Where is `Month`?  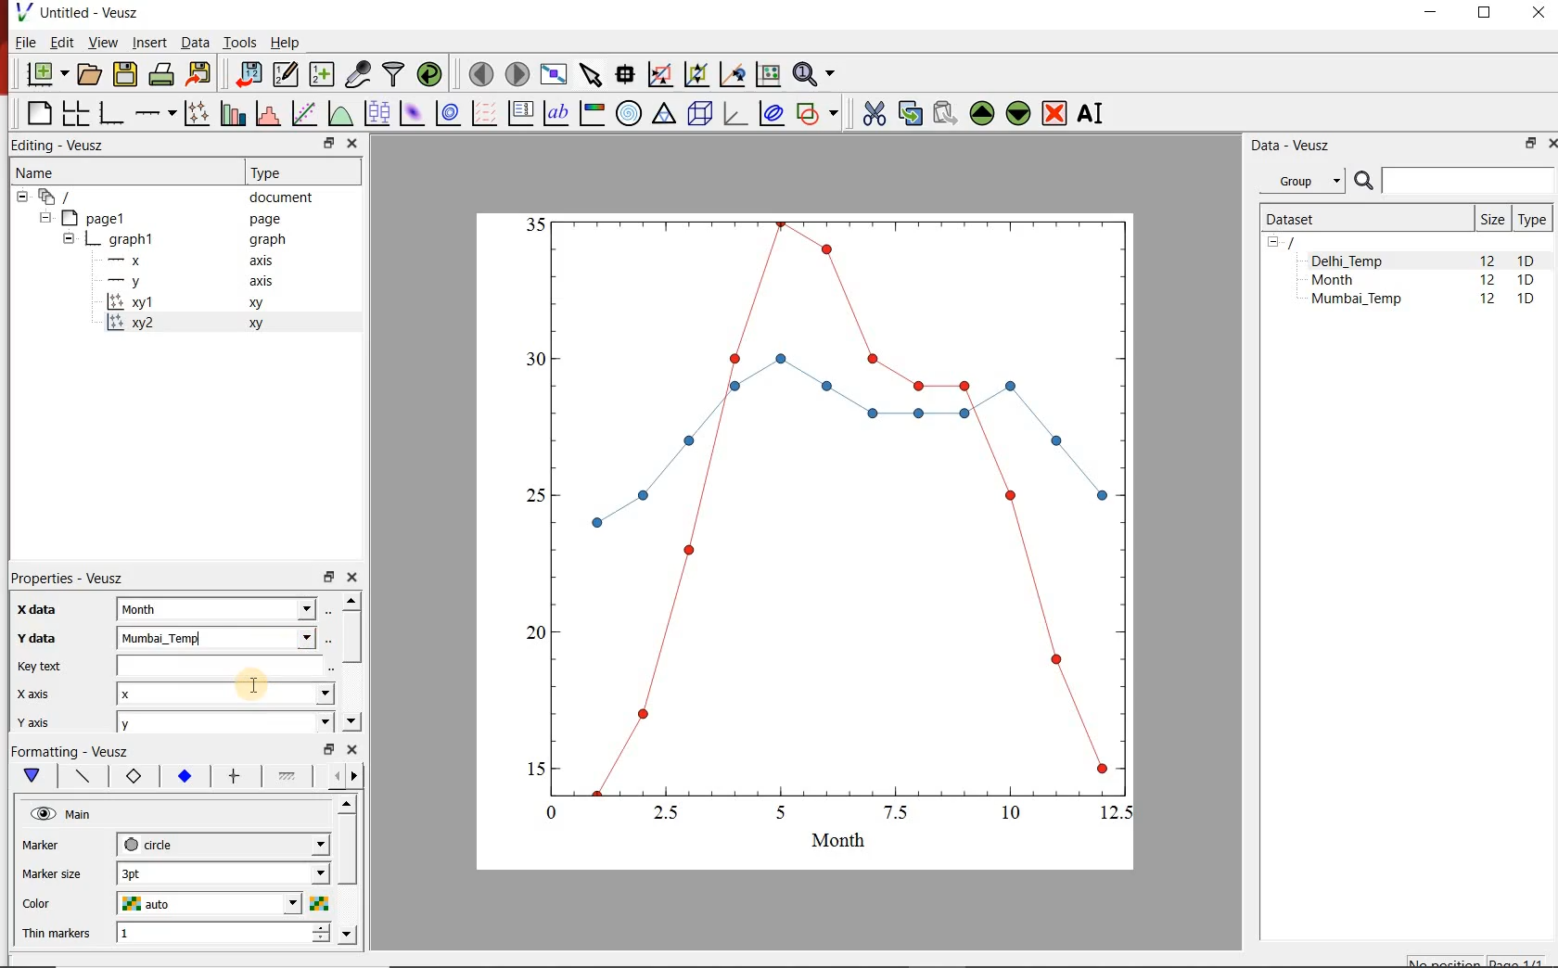 Month is located at coordinates (1346, 280).